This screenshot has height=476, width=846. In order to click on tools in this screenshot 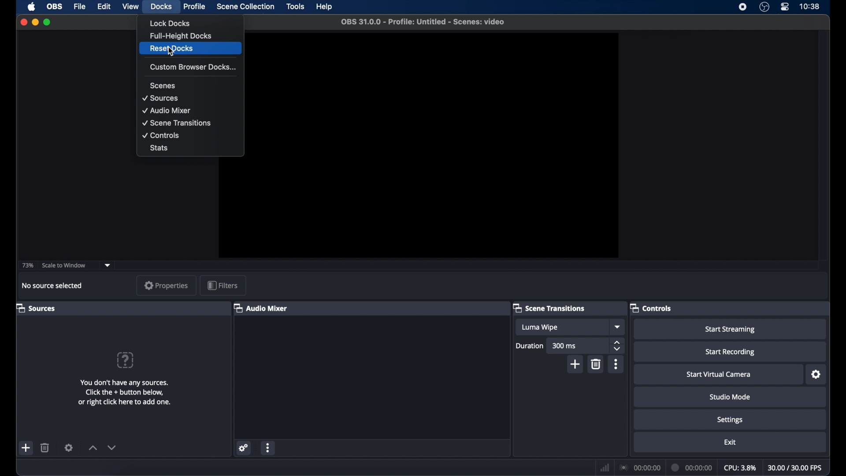, I will do `click(296, 7)`.